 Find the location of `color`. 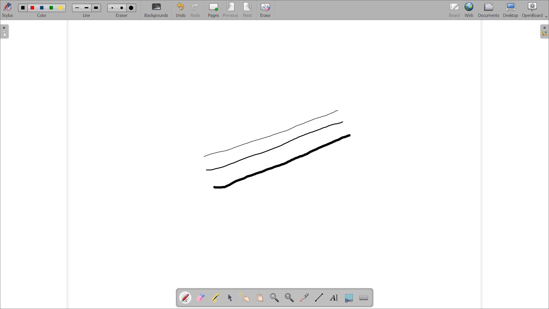

color is located at coordinates (43, 8).